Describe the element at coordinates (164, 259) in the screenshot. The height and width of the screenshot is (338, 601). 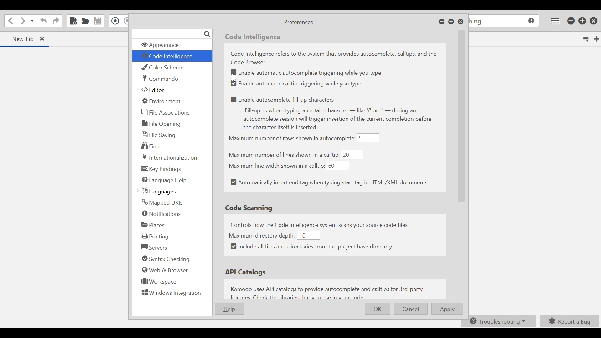
I see `Syntax Checking` at that location.